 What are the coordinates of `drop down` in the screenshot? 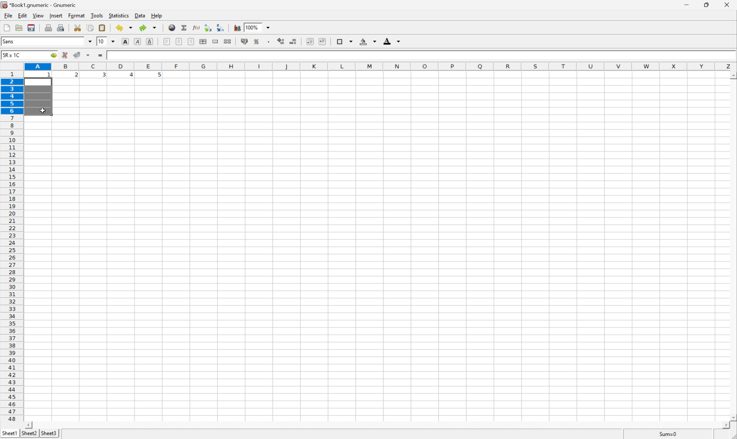 It's located at (90, 42).